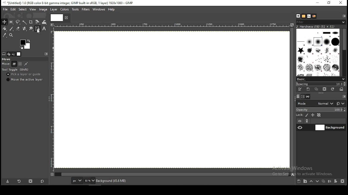 Image resolution: width=348 pixels, height=195 pixels. What do you see at coordinates (42, 183) in the screenshot?
I see `reset to default values` at bounding box center [42, 183].